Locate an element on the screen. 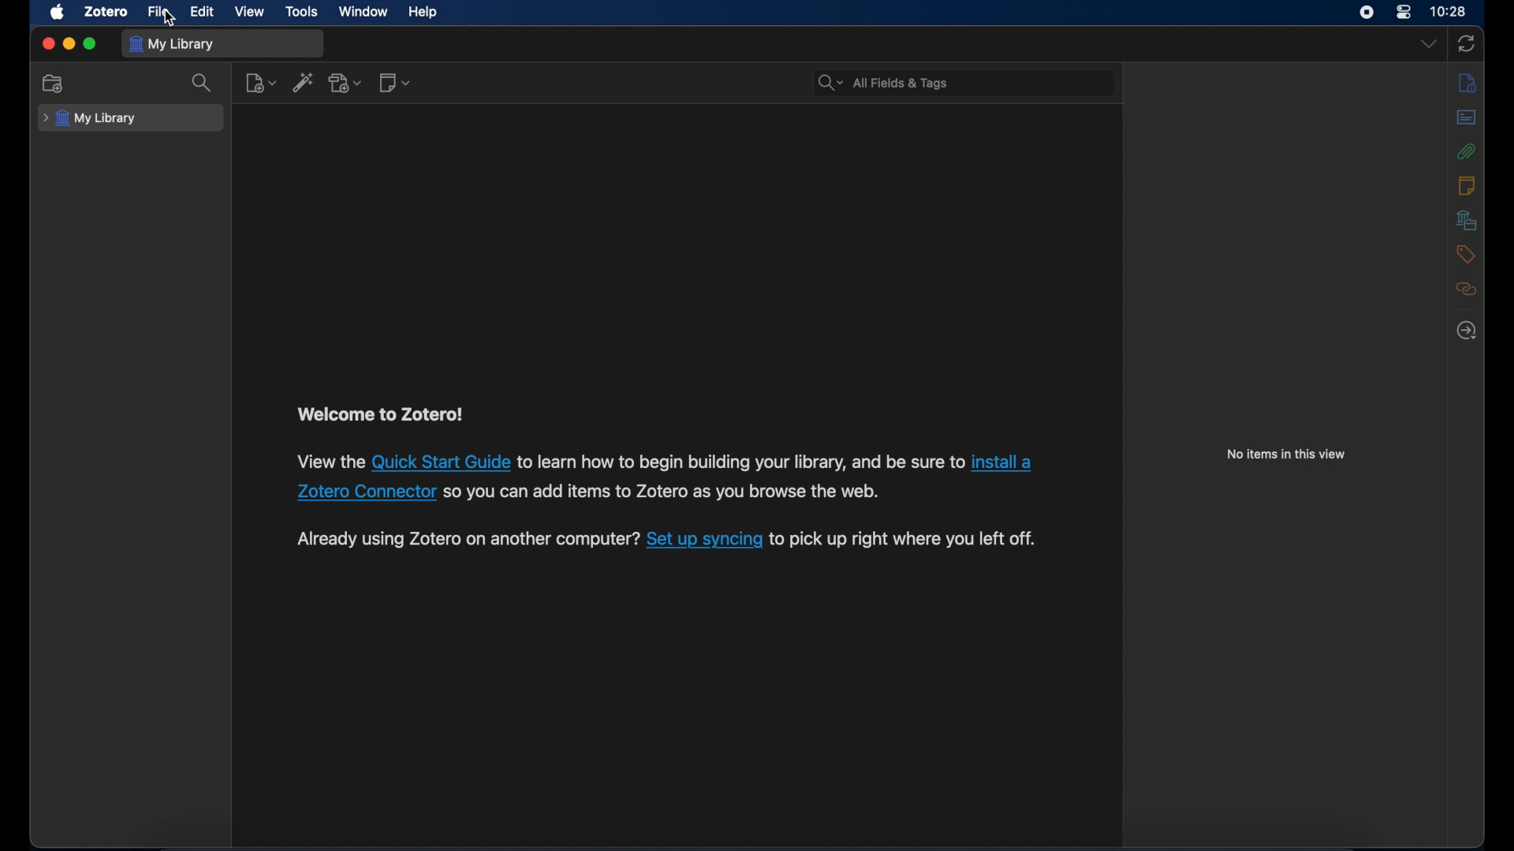 The image size is (1514, 851). notes is located at coordinates (1466, 186).